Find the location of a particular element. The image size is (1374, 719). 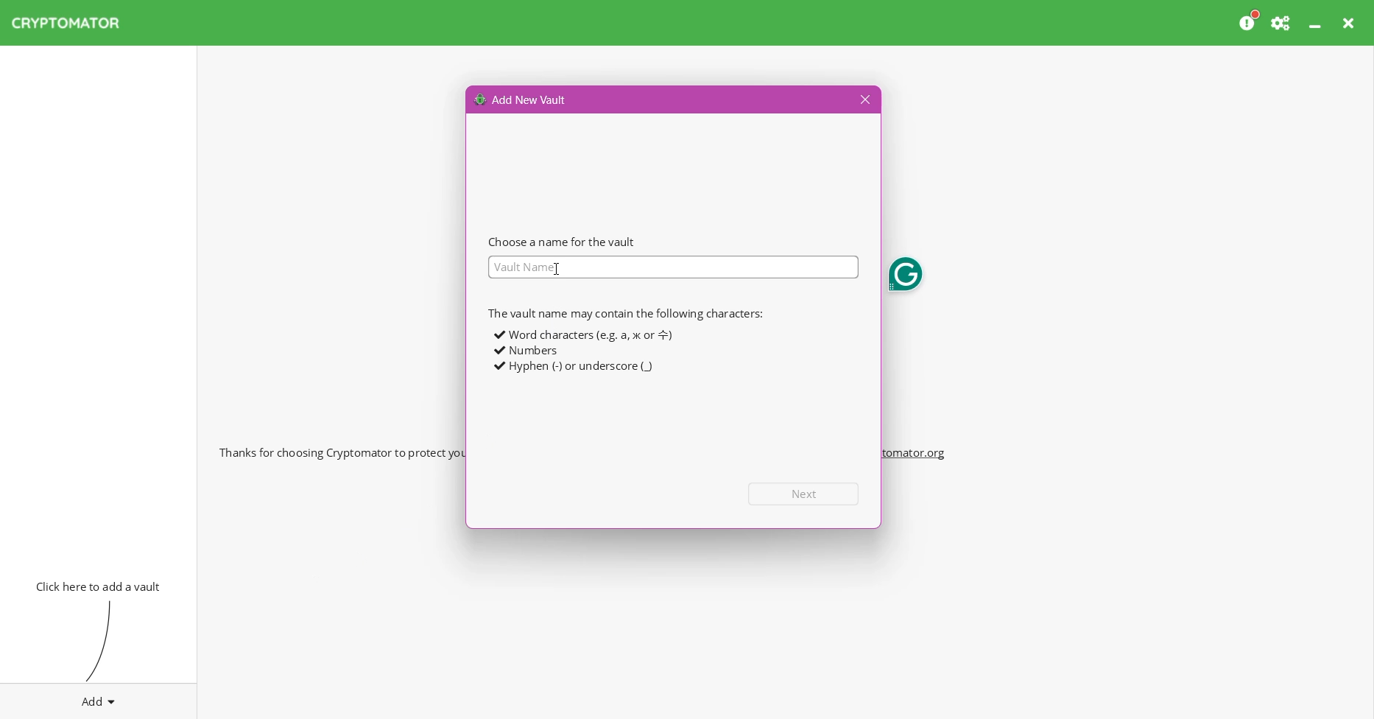

Insertion cursor is located at coordinates (555, 267).